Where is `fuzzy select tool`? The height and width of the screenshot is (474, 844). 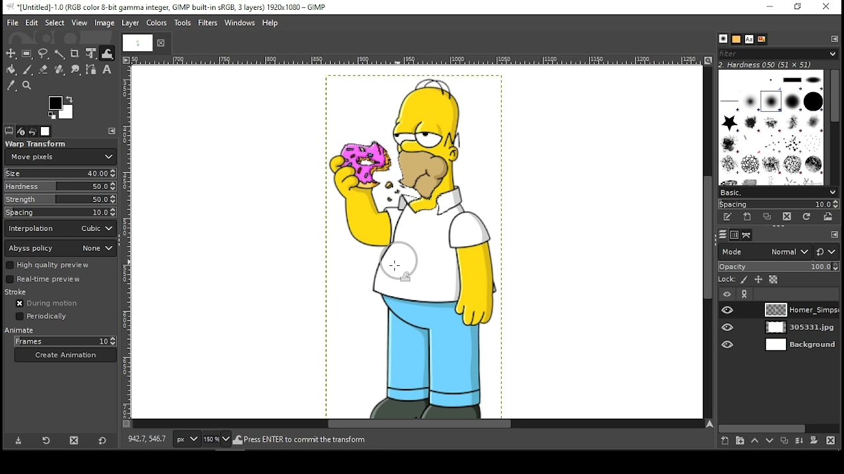 fuzzy select tool is located at coordinates (60, 53).